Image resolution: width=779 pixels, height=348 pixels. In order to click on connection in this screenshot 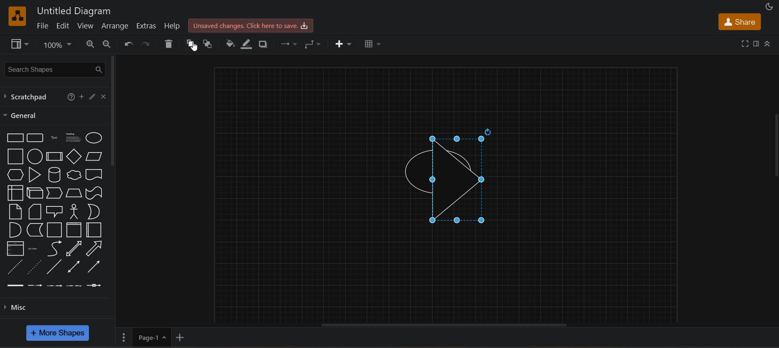, I will do `click(289, 45)`.